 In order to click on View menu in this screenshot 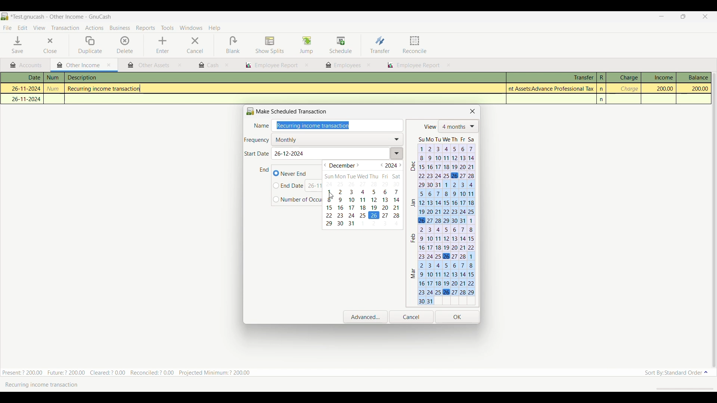, I will do `click(39, 28)`.